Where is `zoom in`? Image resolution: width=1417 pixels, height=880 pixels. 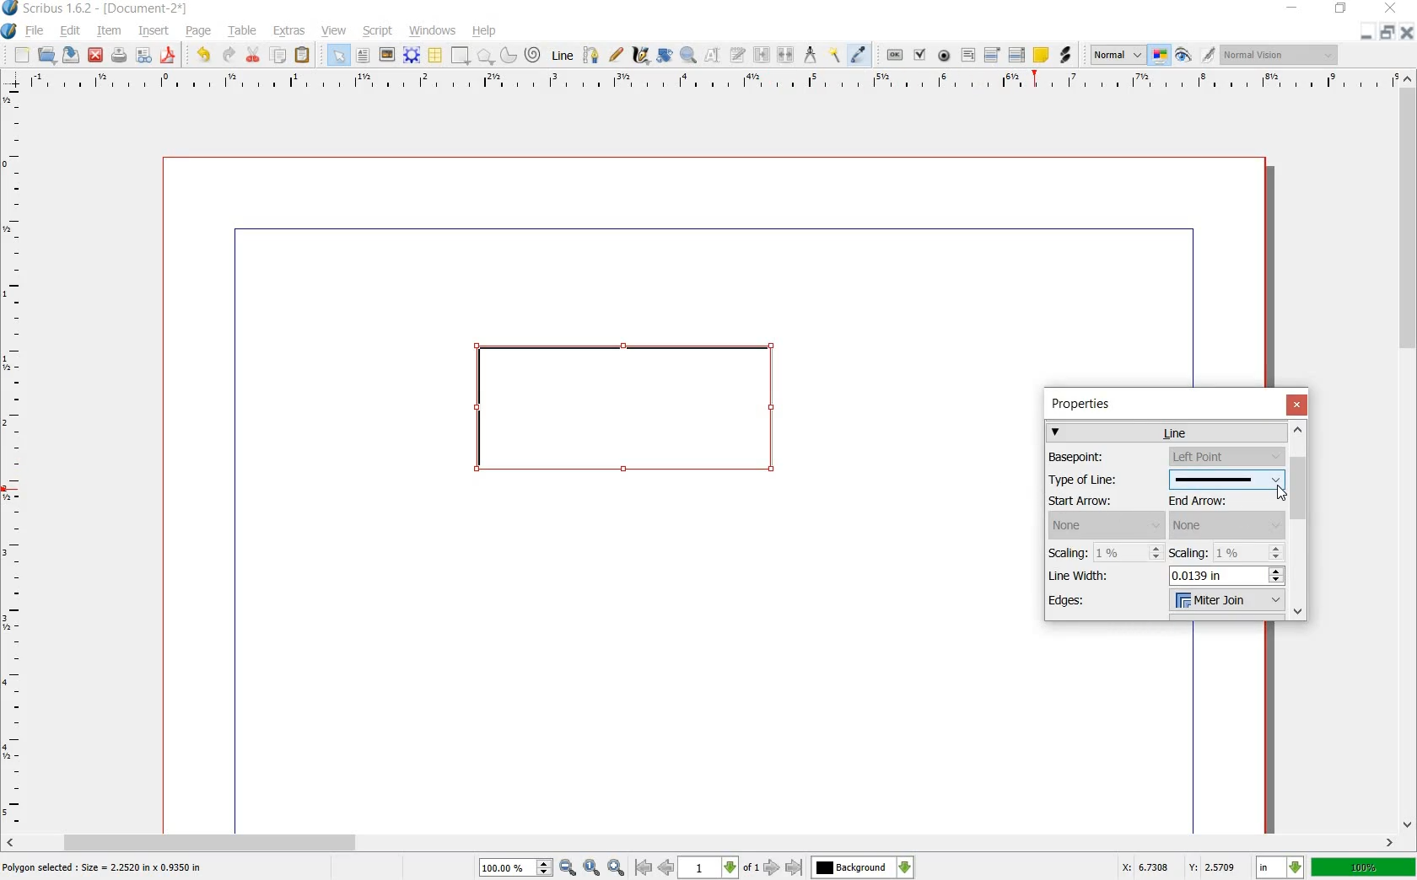 zoom in is located at coordinates (617, 867).